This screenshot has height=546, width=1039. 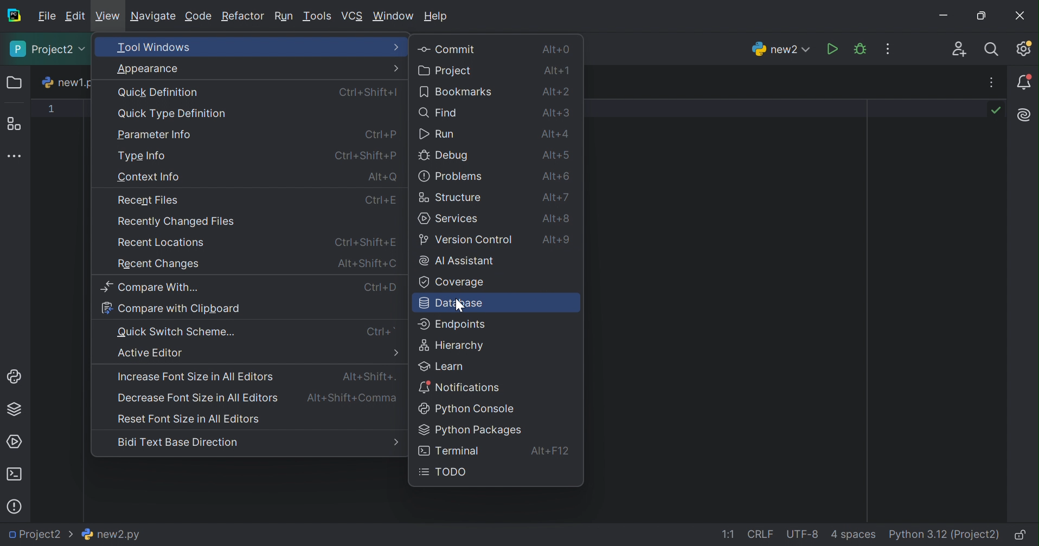 What do you see at coordinates (351, 15) in the screenshot?
I see `VCS` at bounding box center [351, 15].